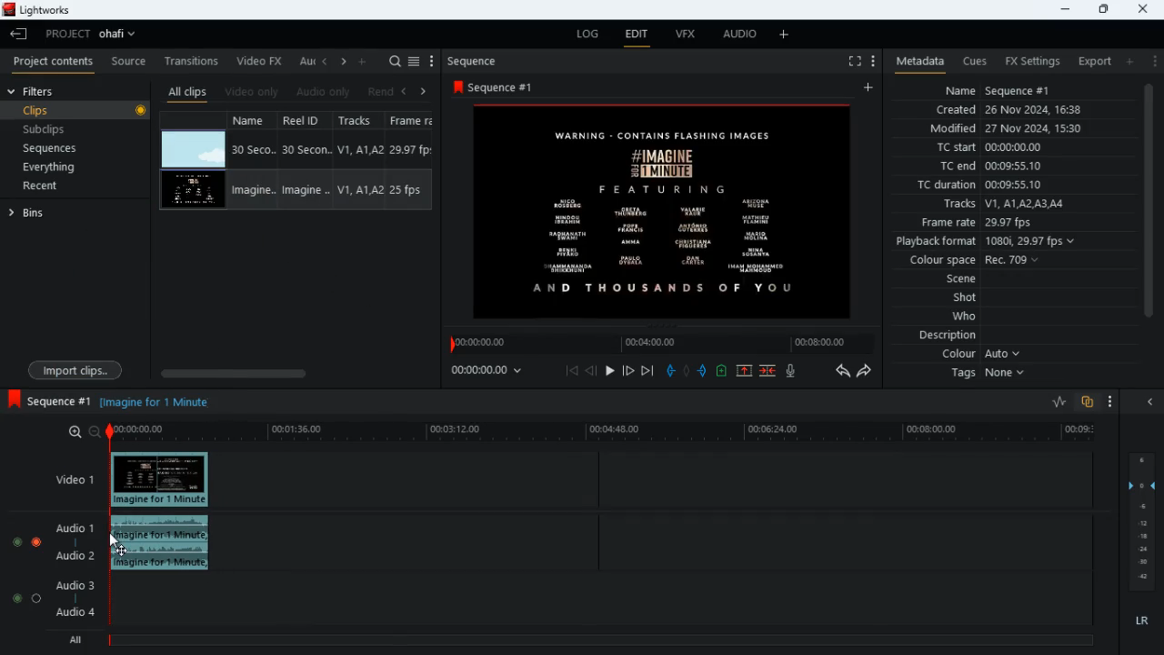  I want to click on scroll, so click(1148, 210).